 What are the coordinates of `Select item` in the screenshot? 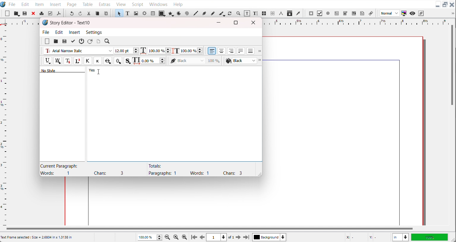 It's located at (119, 13).